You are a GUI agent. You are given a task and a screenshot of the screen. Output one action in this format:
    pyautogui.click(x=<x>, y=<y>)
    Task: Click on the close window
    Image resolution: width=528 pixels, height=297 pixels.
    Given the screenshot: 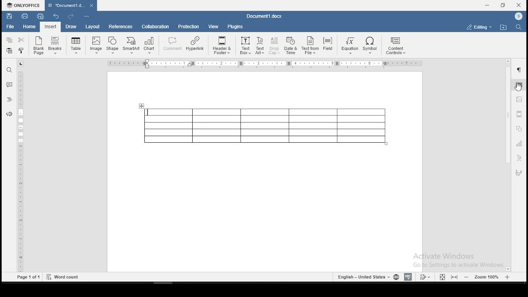 What is the action you would take?
    pyautogui.click(x=519, y=5)
    